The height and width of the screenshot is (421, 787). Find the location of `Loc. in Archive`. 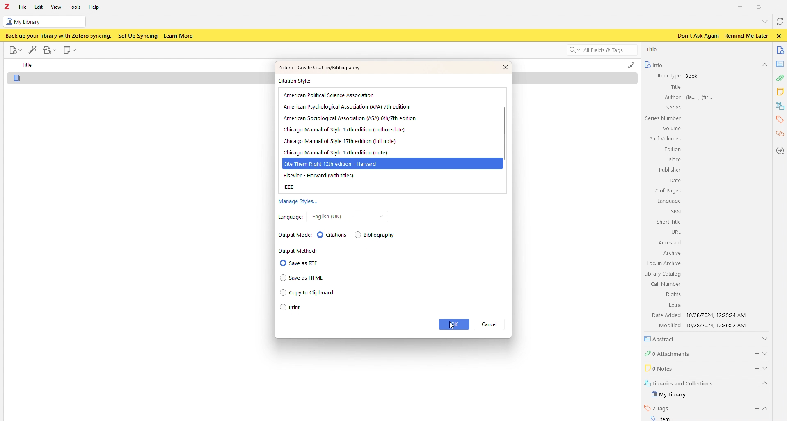

Loc. in Archive is located at coordinates (664, 263).